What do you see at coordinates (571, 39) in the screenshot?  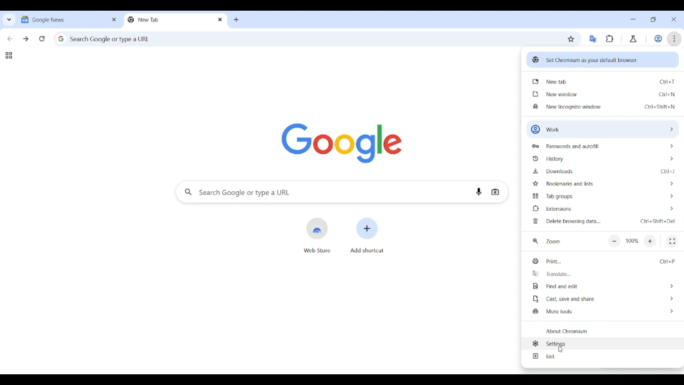 I see `Bookmark this tab` at bounding box center [571, 39].